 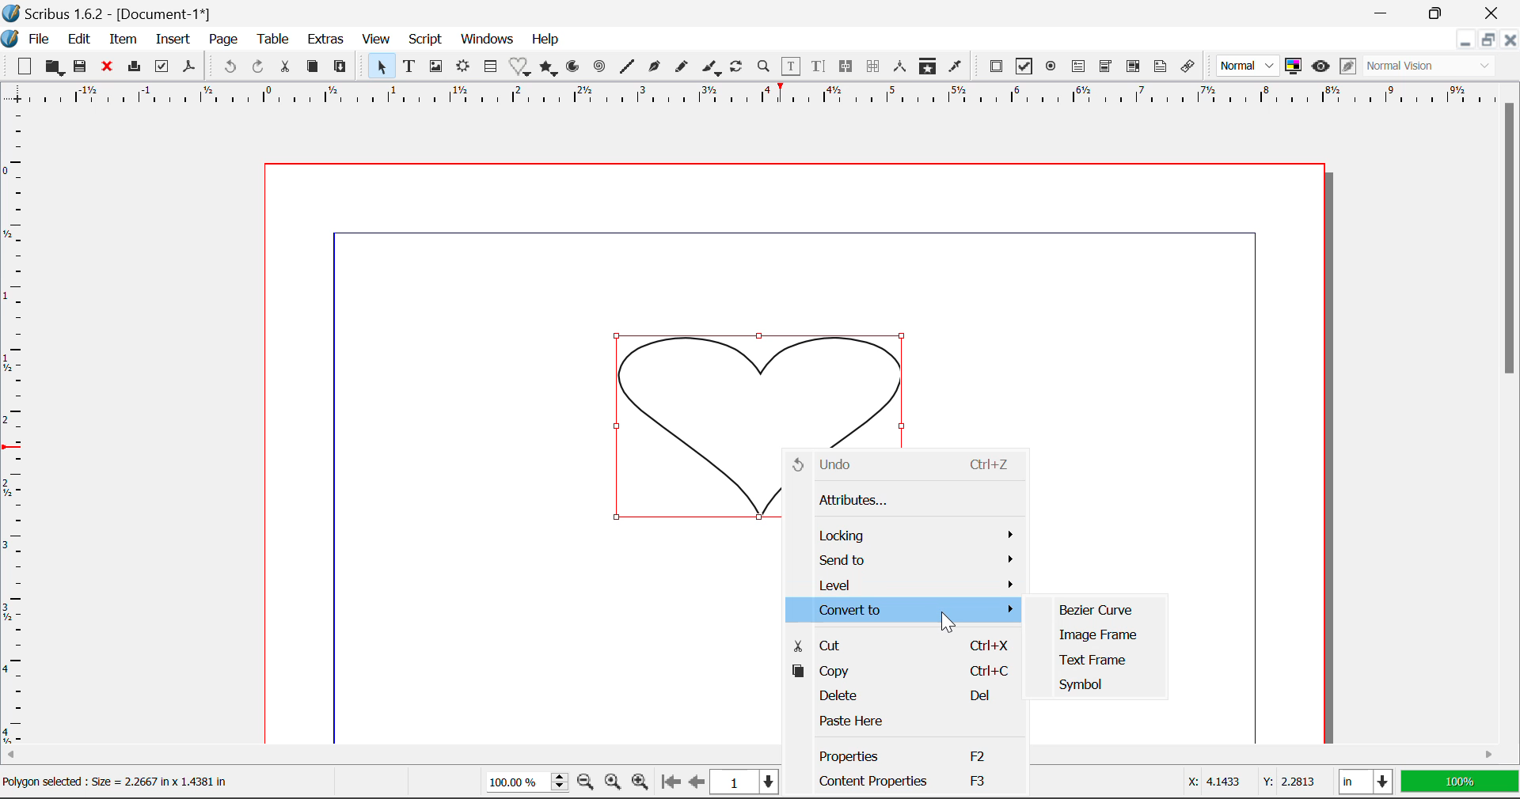 I want to click on Bezier Curve, so click(x=655, y=69).